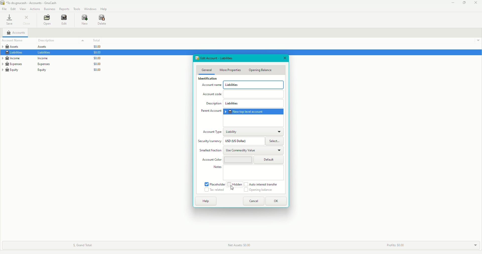 Image resolution: width=482 pixels, height=254 pixels. Describe the element at coordinates (212, 86) in the screenshot. I see `Account Name` at that location.